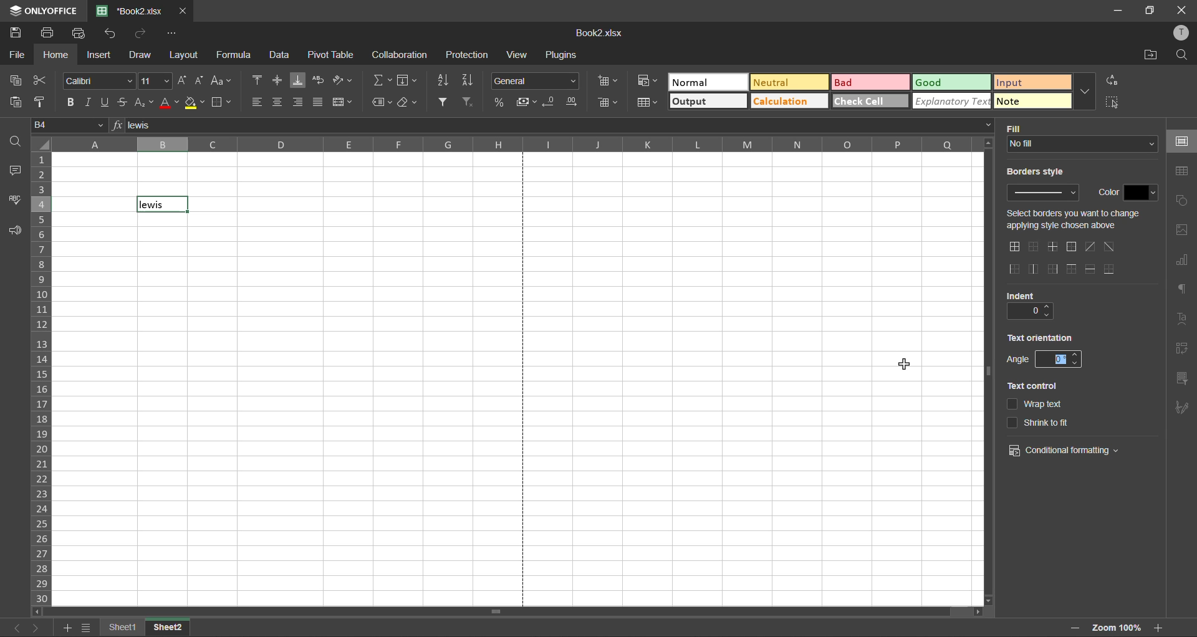  What do you see at coordinates (549, 102) in the screenshot?
I see `decrease decimal` at bounding box center [549, 102].